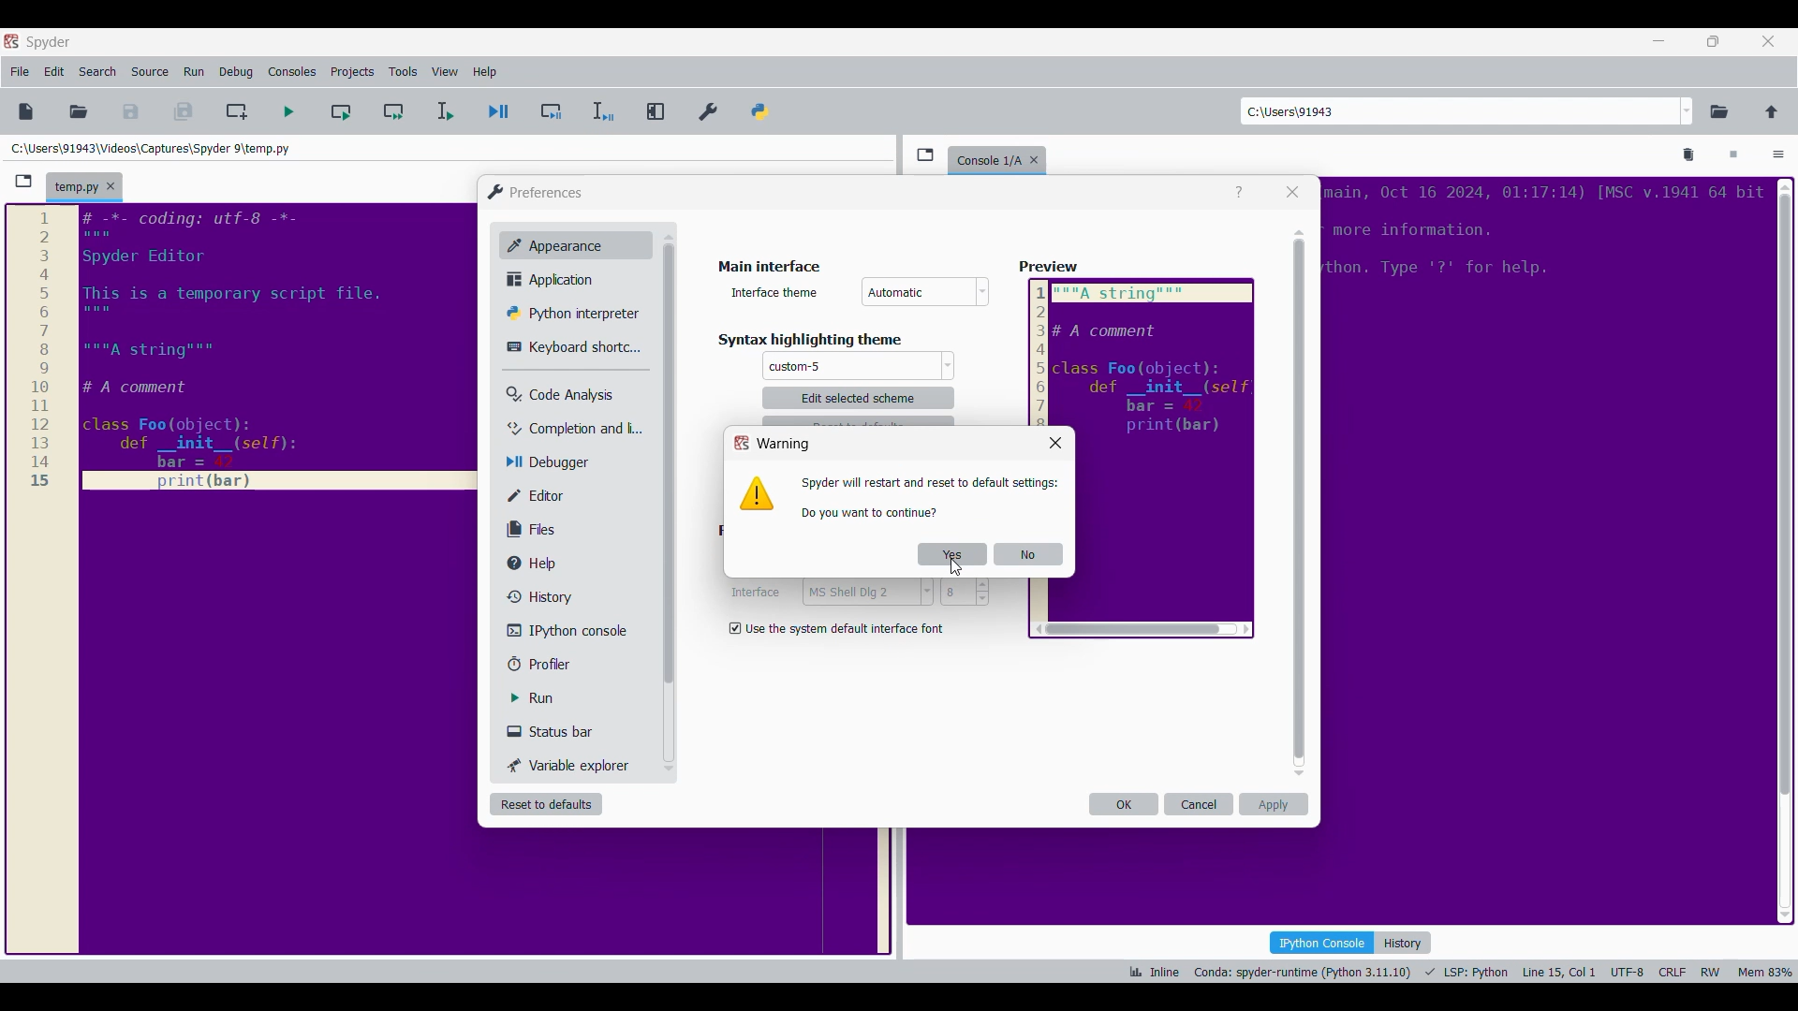 The width and height of the screenshot is (1798, 1011). I want to click on Window title, so click(783, 444).